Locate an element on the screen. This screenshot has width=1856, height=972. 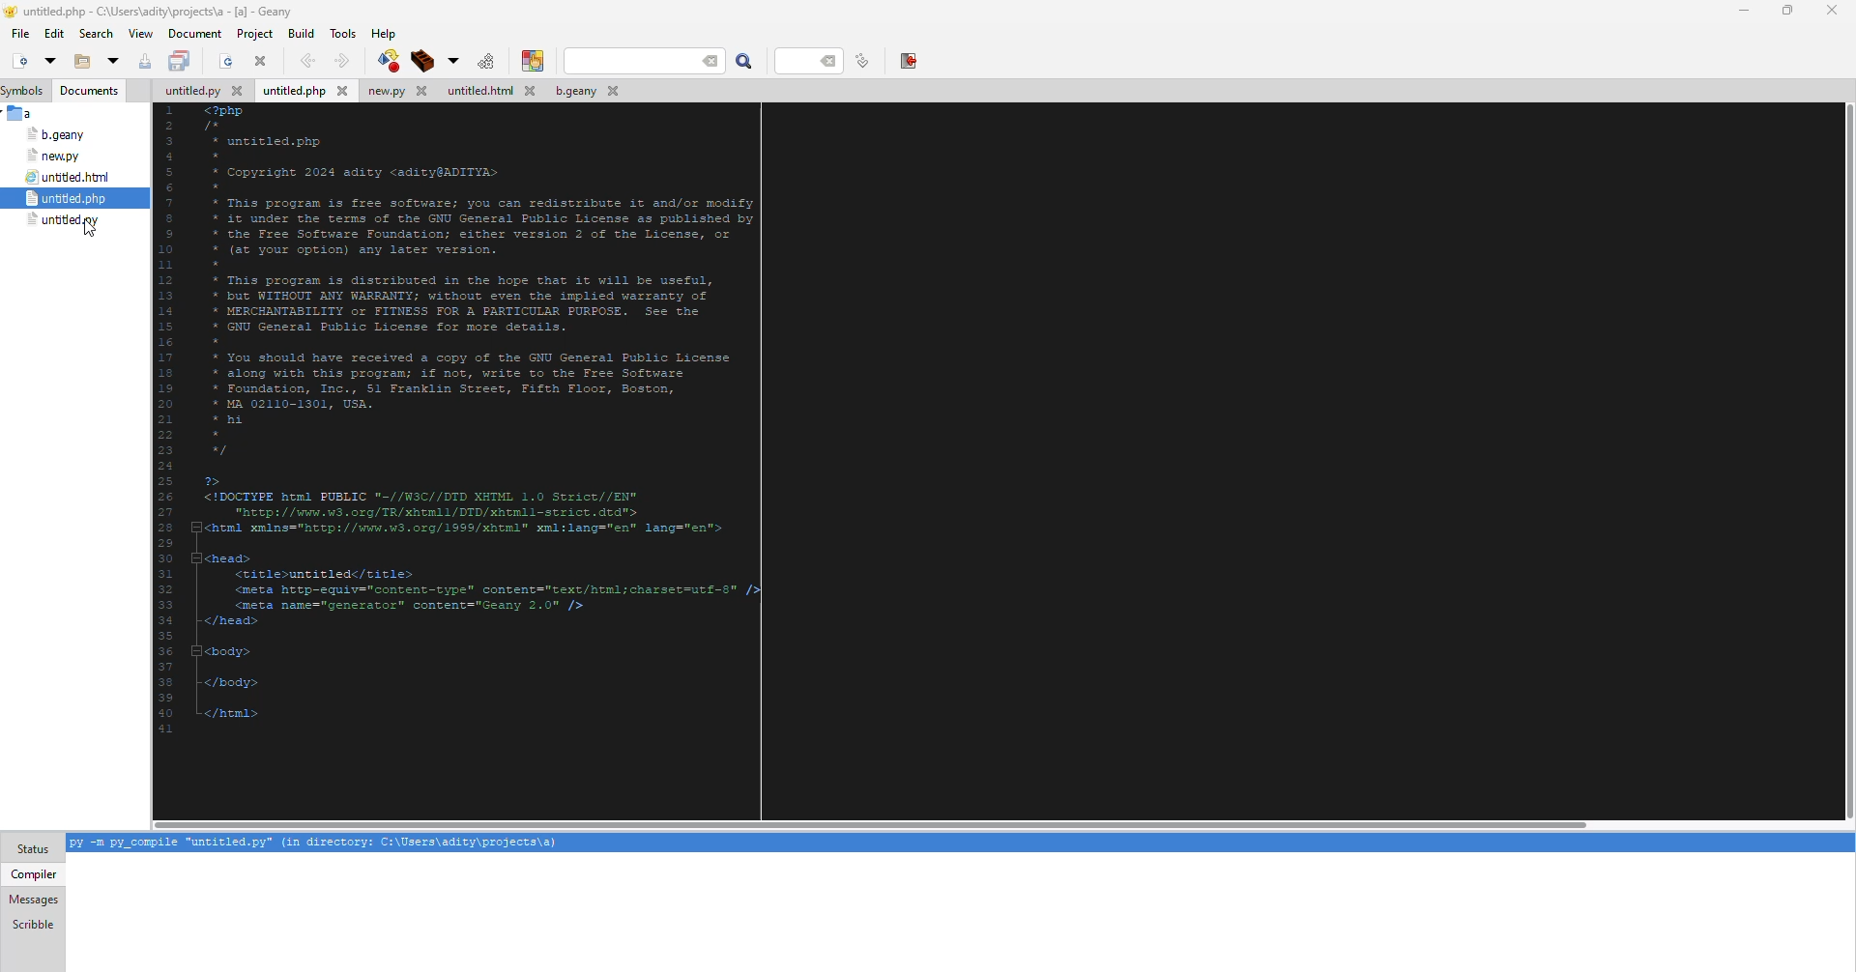
file is located at coordinates (21, 113).